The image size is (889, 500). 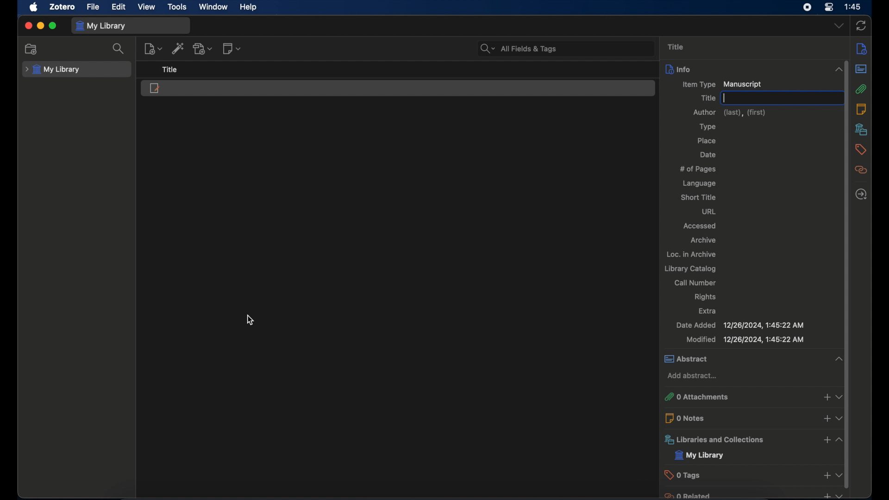 What do you see at coordinates (690, 269) in the screenshot?
I see `library catalog` at bounding box center [690, 269].